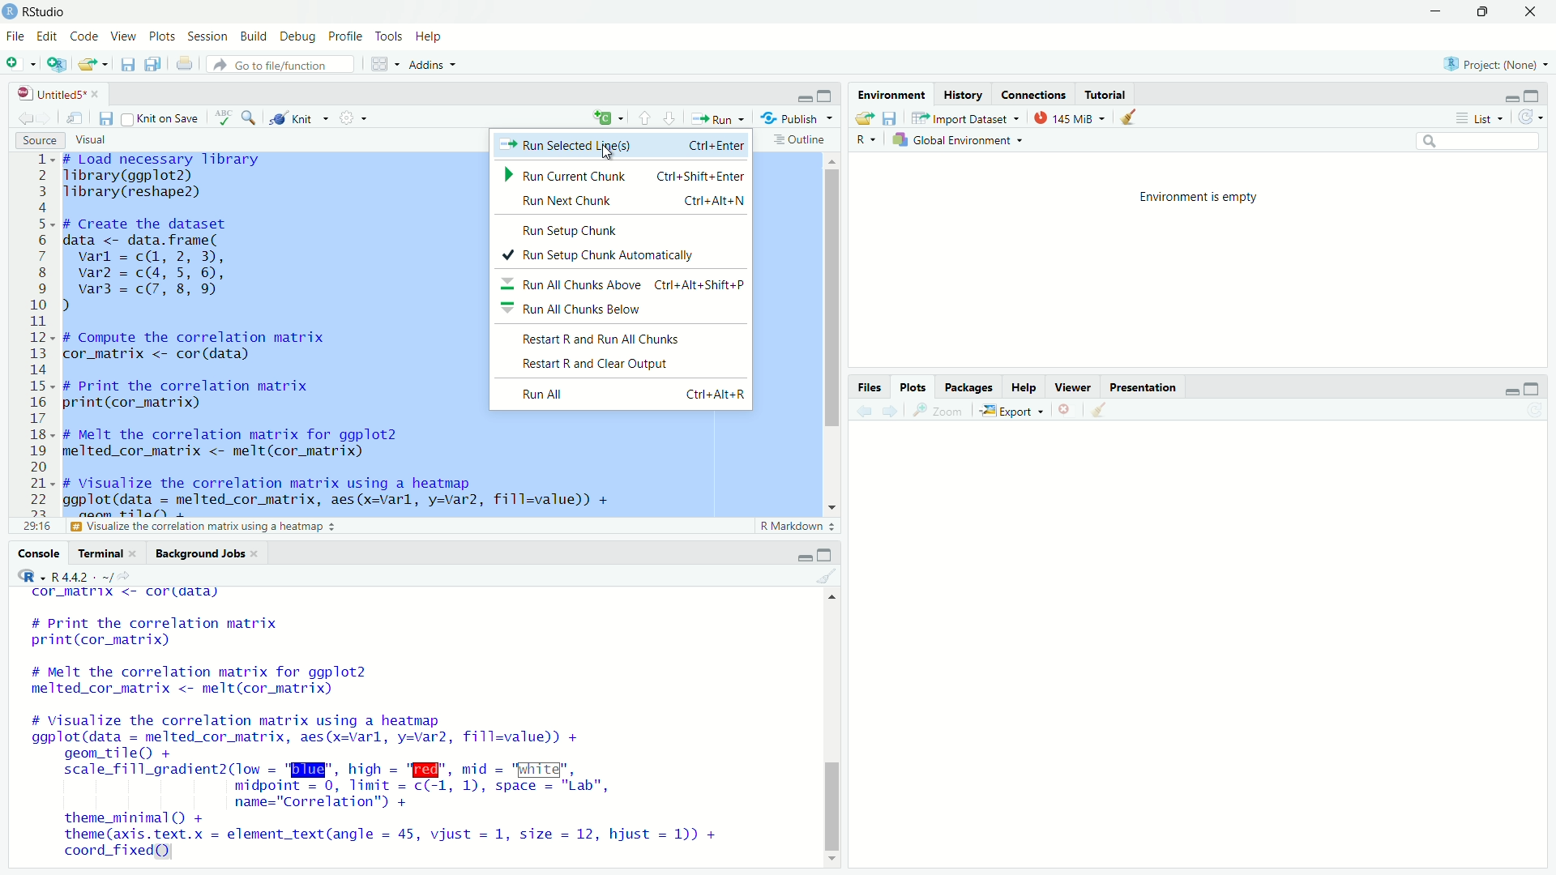 The width and height of the screenshot is (1556, 875). What do you see at coordinates (46, 12) in the screenshot?
I see `RStudio` at bounding box center [46, 12].